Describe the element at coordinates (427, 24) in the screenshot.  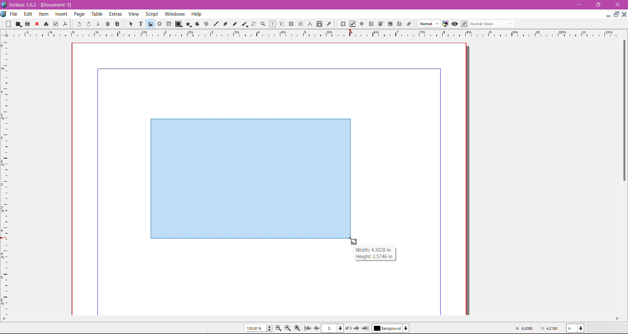
I see `Select the image preview quality` at that location.